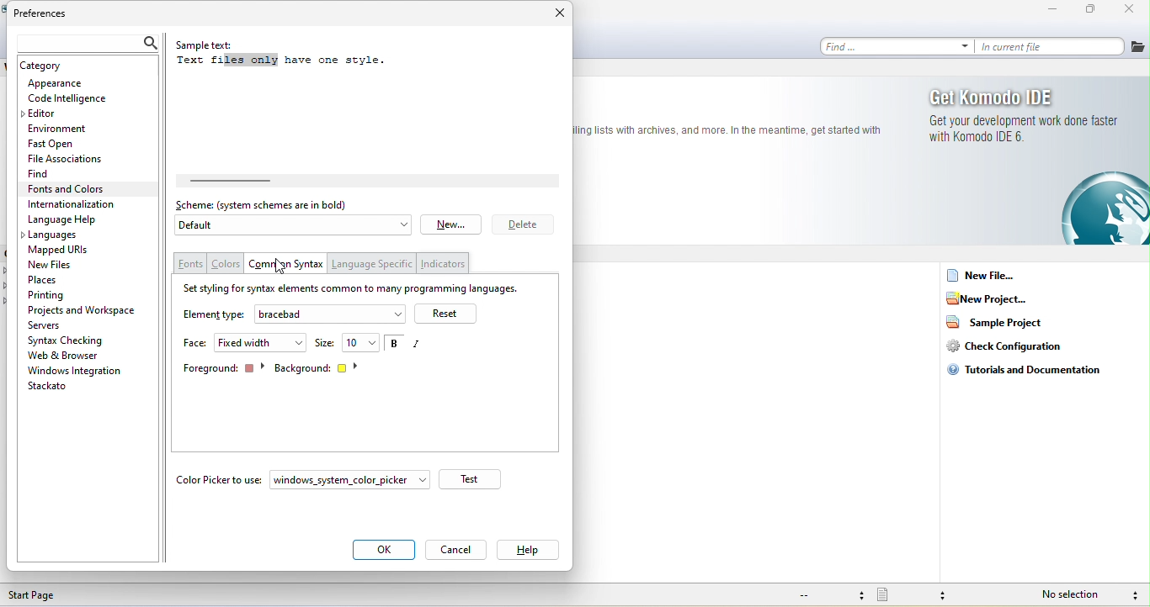 This screenshot has width=1150, height=607. I want to click on in current file, so click(1053, 47).